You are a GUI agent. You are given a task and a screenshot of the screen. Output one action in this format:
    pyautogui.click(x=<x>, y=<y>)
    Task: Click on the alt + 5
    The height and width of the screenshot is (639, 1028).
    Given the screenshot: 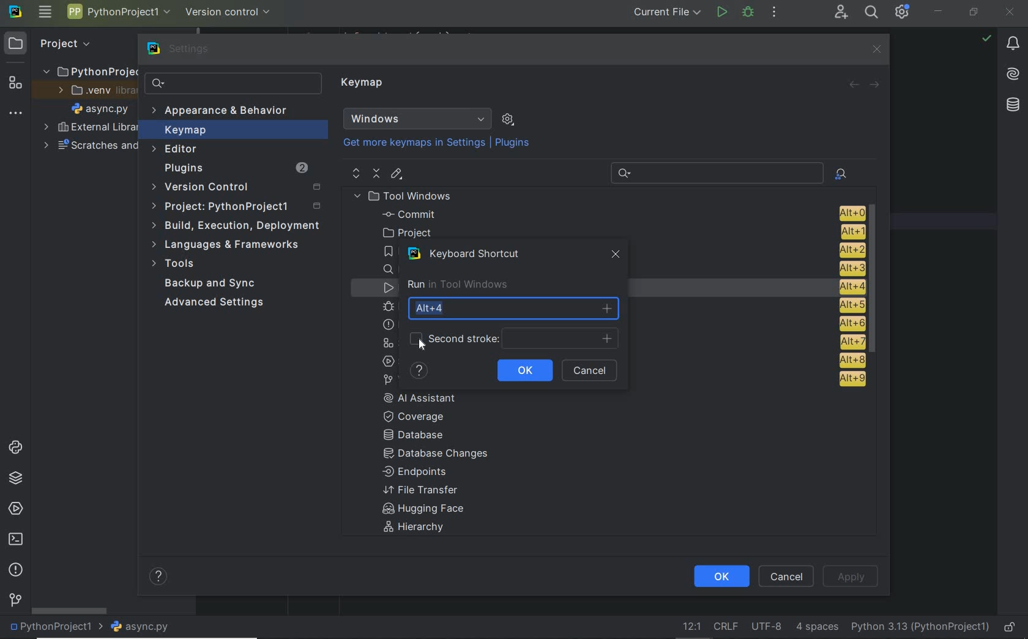 What is the action you would take?
    pyautogui.click(x=850, y=305)
    